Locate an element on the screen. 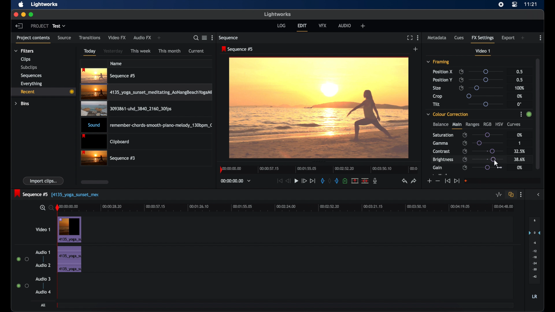 This screenshot has height=312, width=555. rgb is located at coordinates (486, 124).